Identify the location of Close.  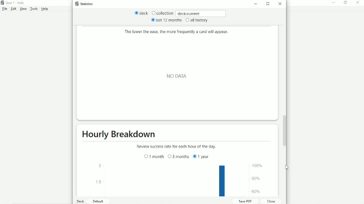
(281, 4).